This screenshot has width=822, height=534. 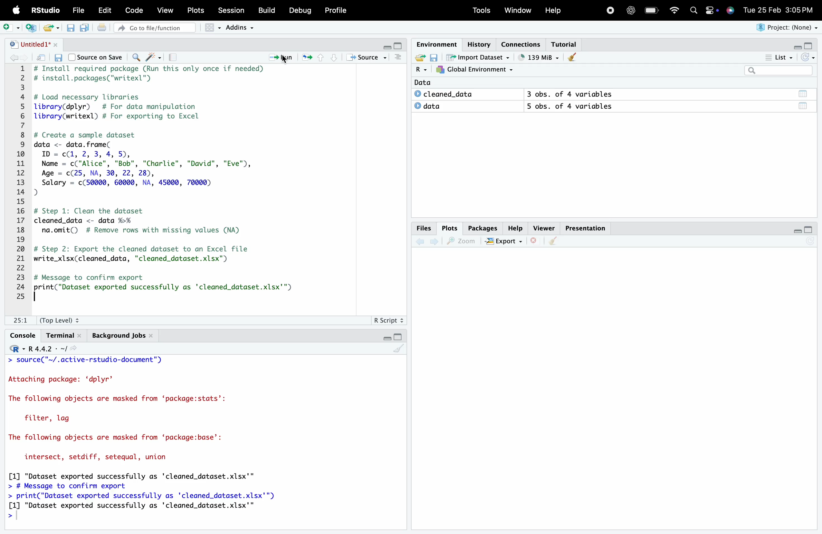 I want to click on History, so click(x=478, y=43).